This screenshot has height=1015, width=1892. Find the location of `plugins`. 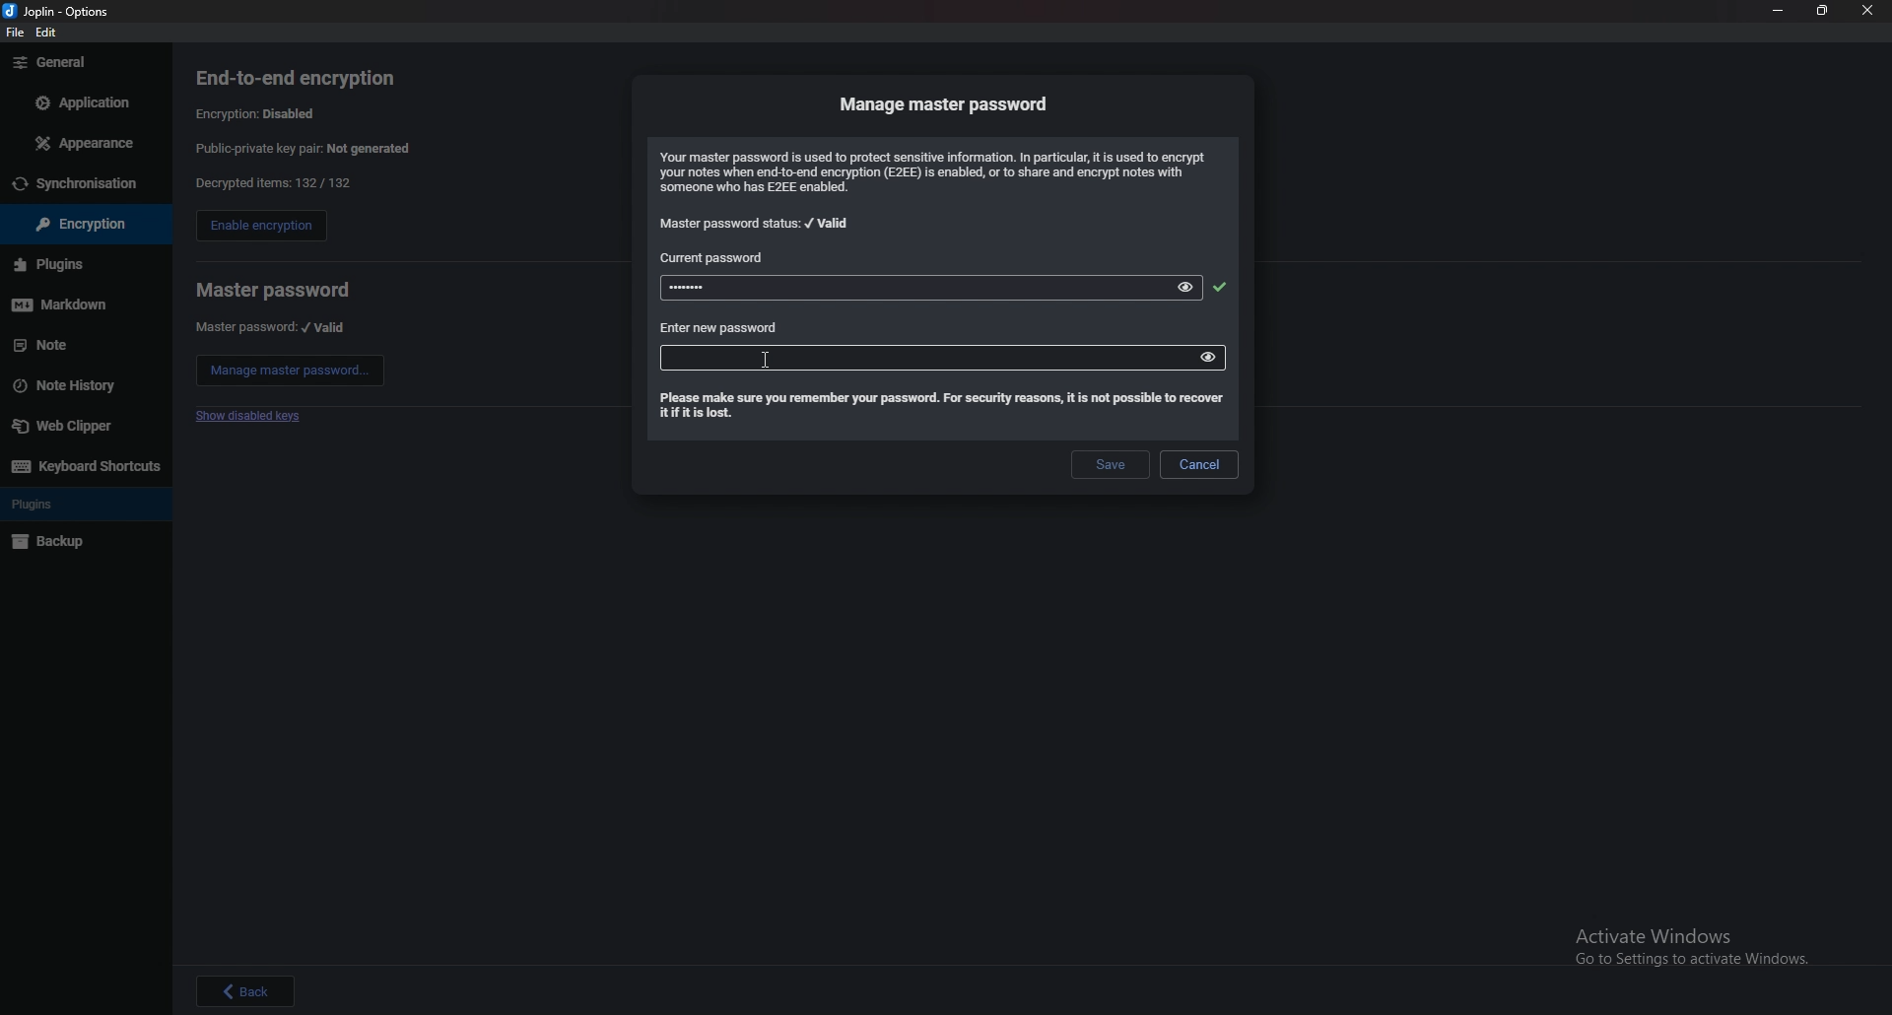

plugins is located at coordinates (77, 264).